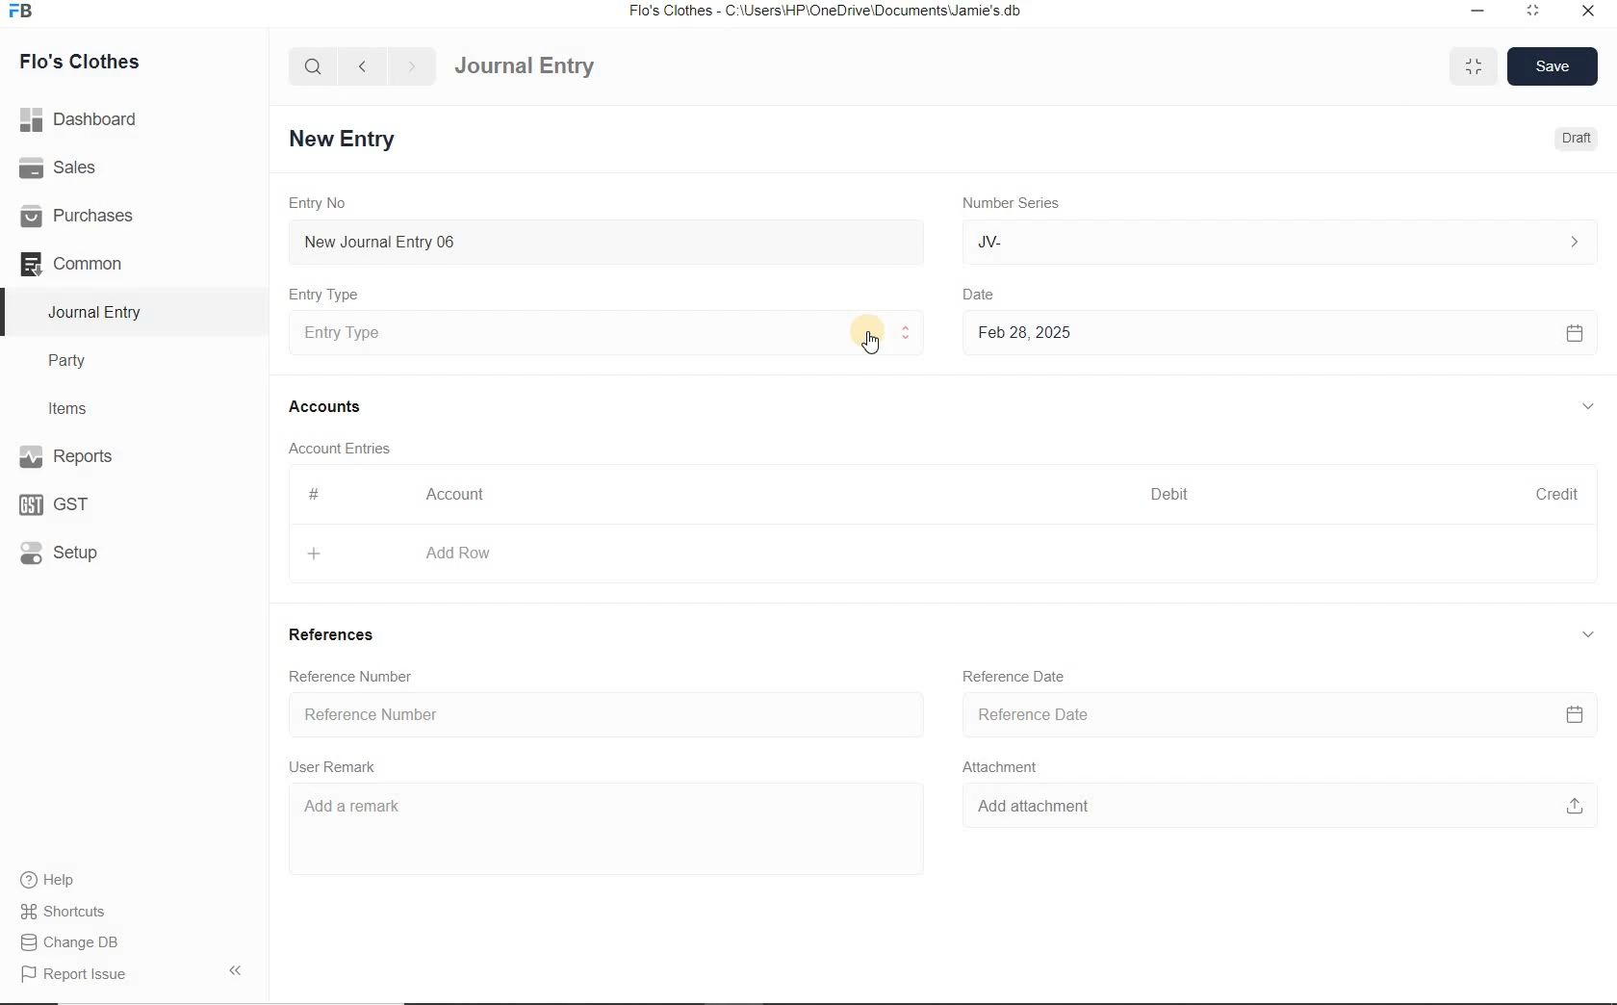 This screenshot has height=1005, width=1617. What do you see at coordinates (1476, 10) in the screenshot?
I see `minimize` at bounding box center [1476, 10].